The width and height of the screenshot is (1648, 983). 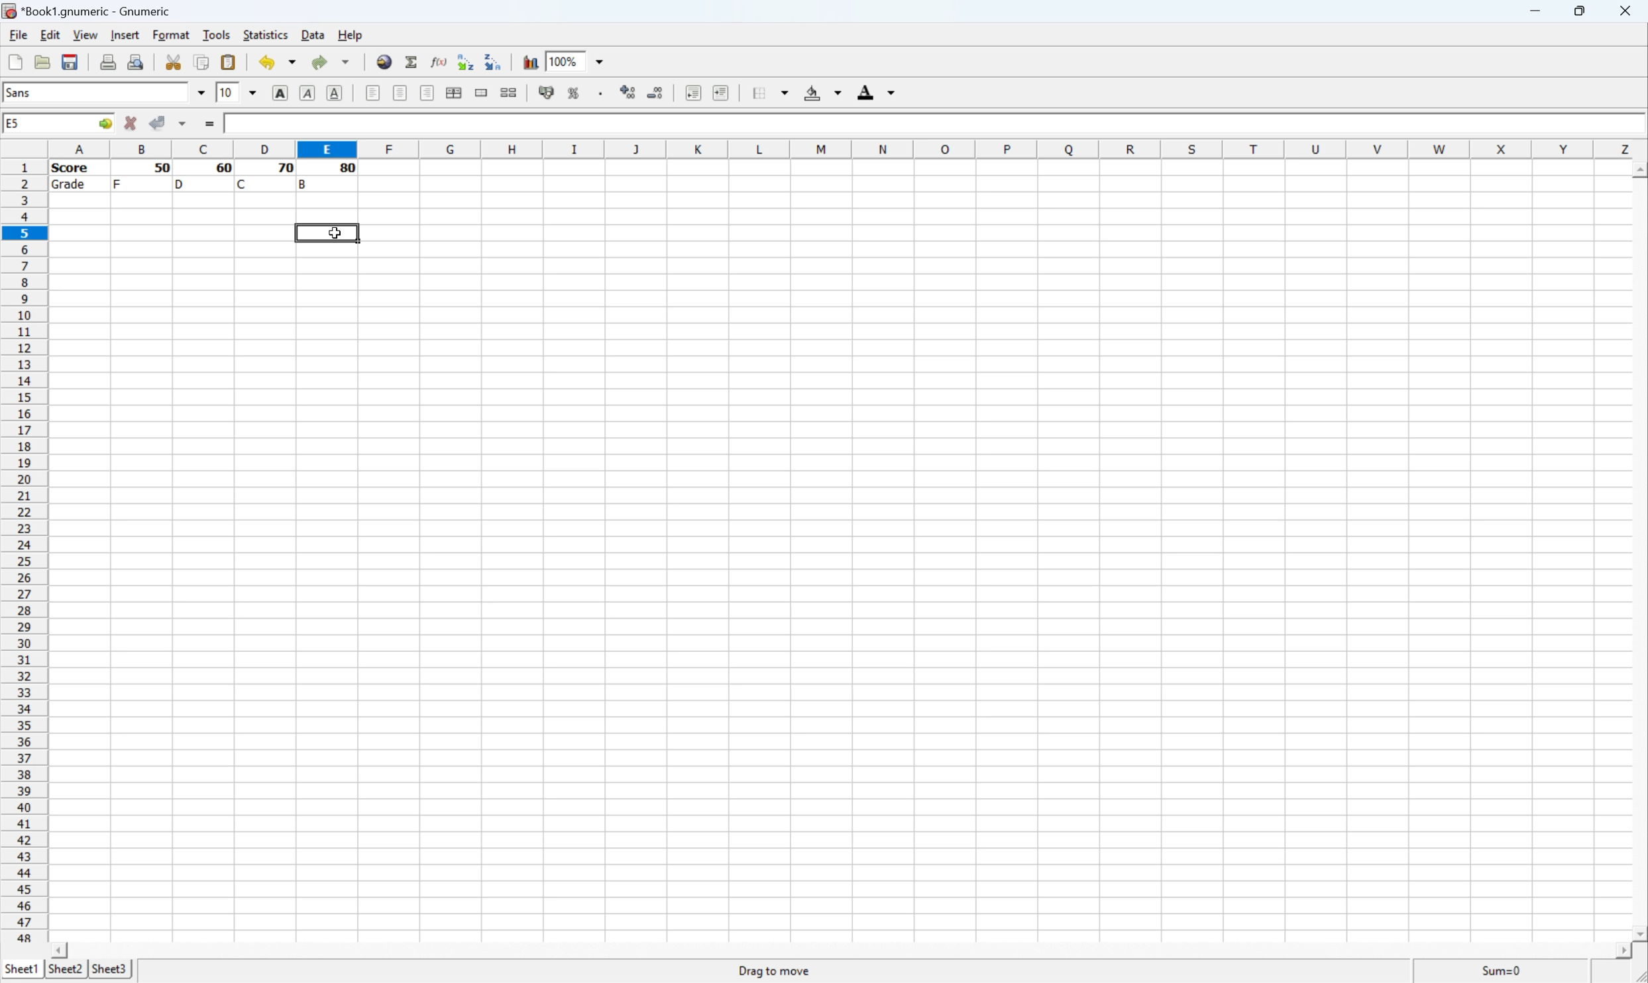 What do you see at coordinates (455, 93) in the screenshot?
I see `Center horizontally across the selection` at bounding box center [455, 93].